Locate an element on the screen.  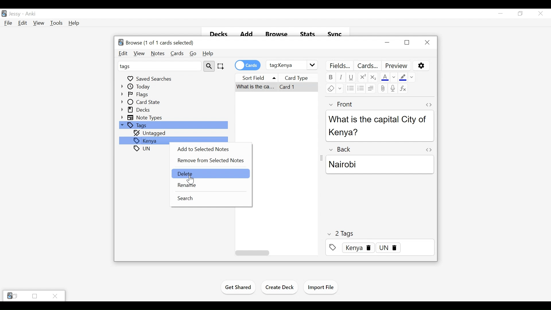
Equations is located at coordinates (403, 88).